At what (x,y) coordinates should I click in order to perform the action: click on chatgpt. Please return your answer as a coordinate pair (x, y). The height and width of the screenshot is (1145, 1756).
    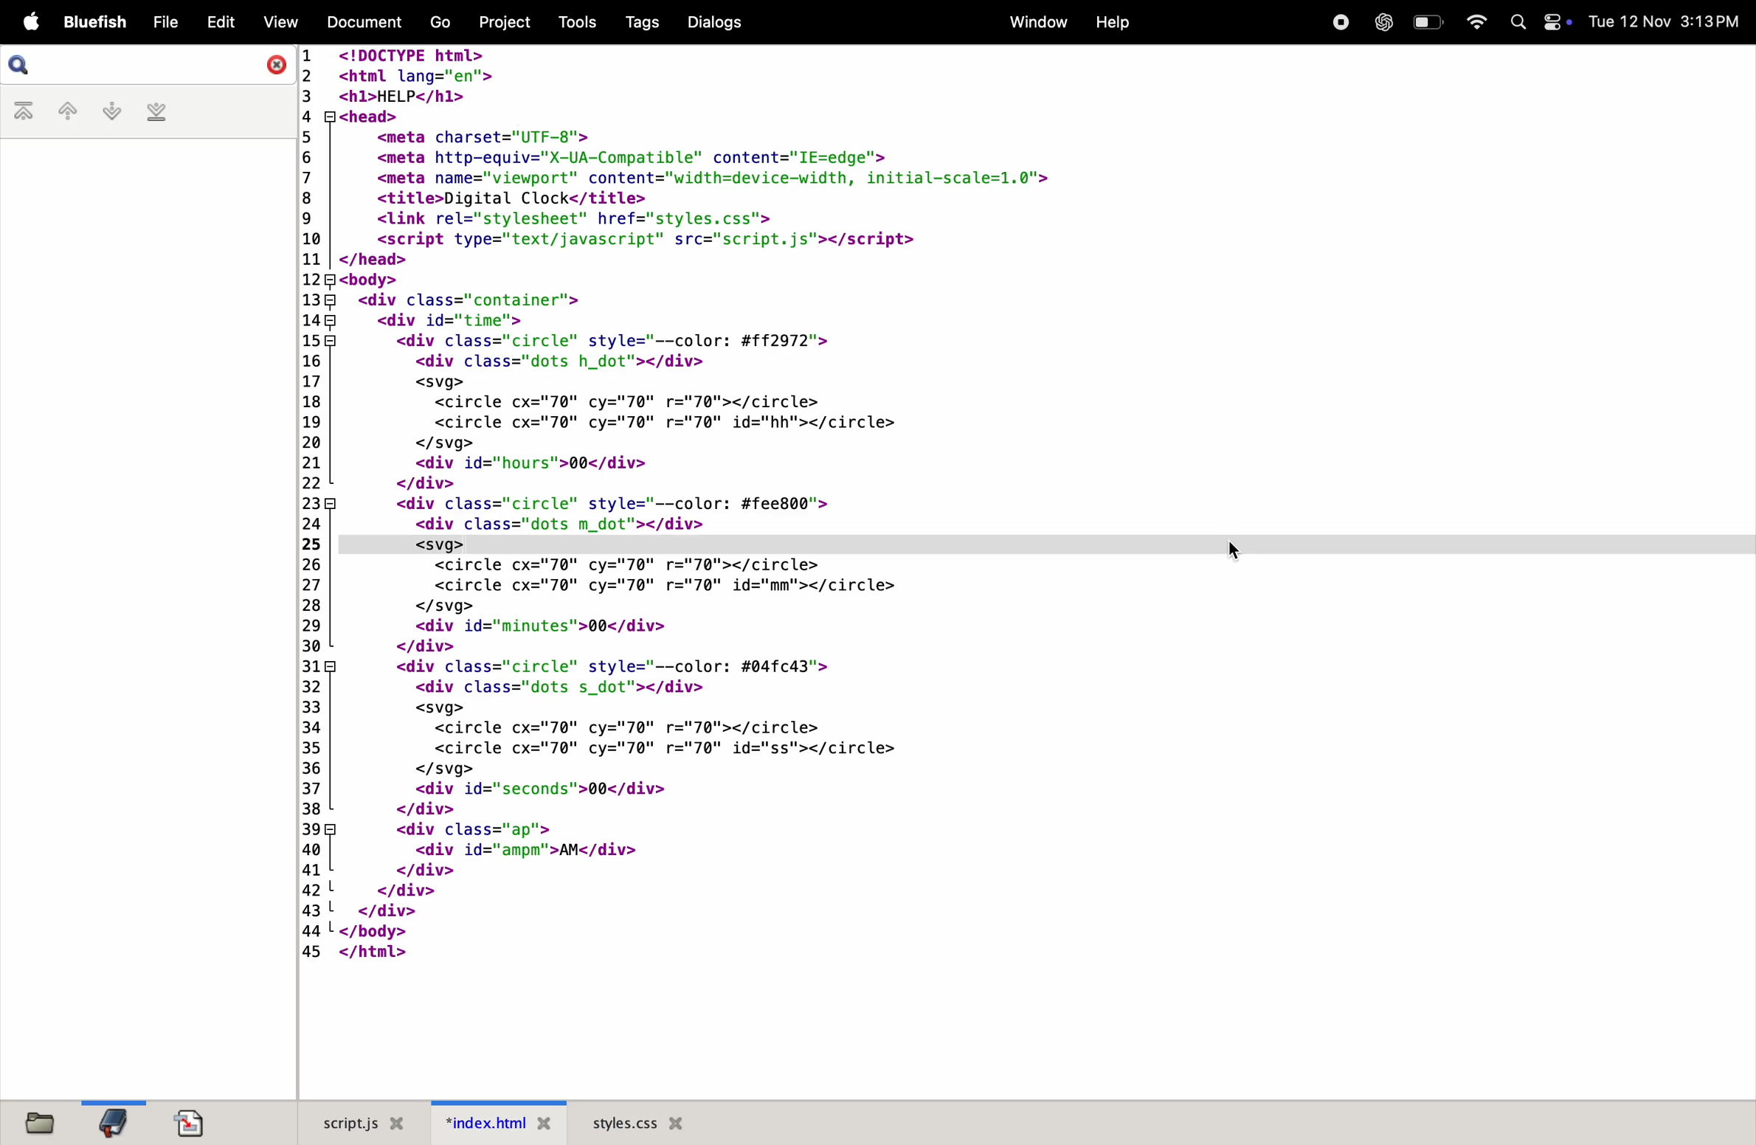
    Looking at the image, I should click on (1382, 22).